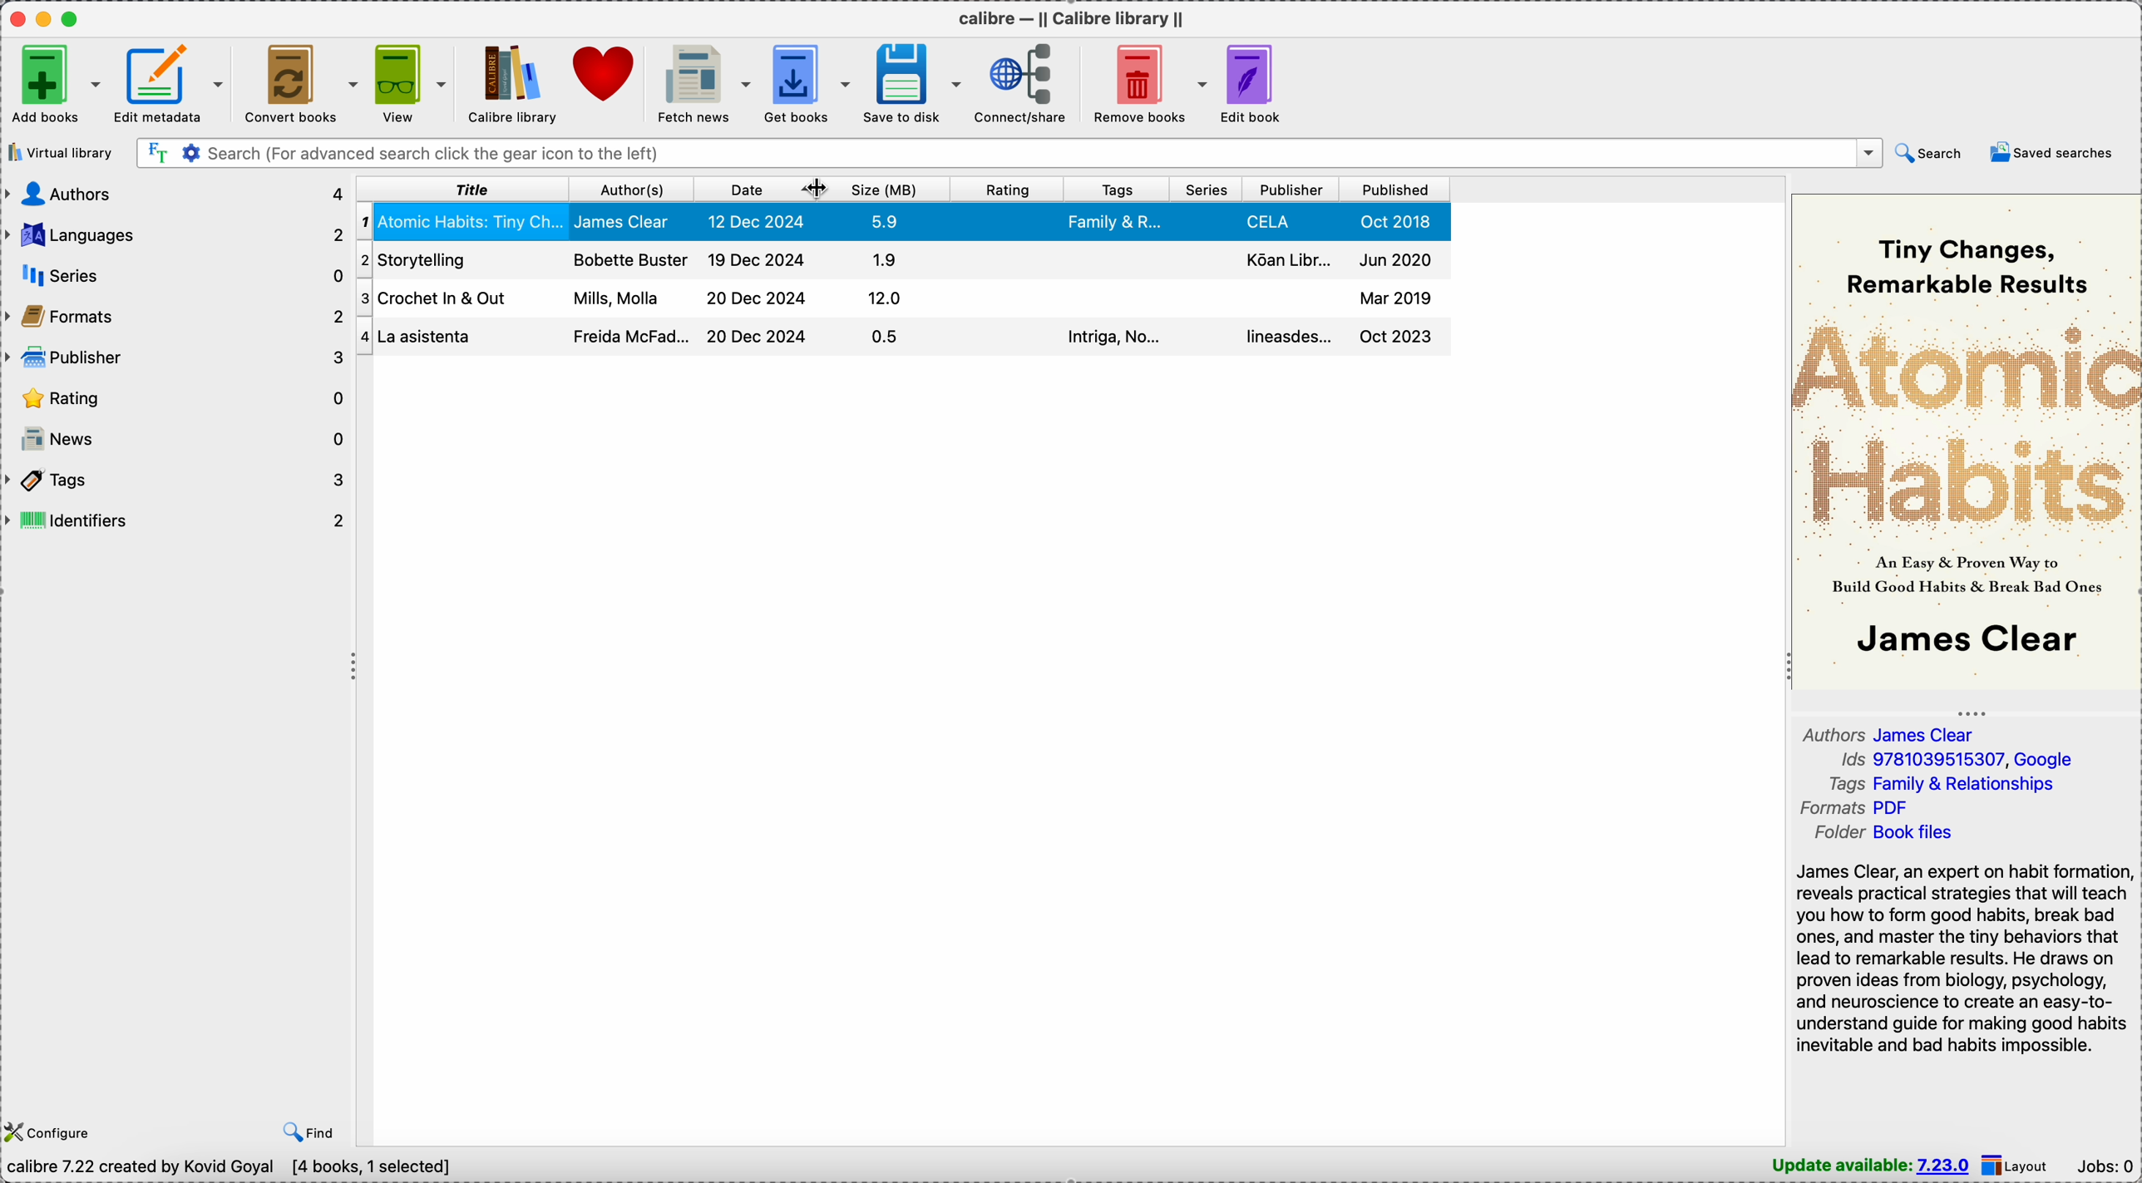 This screenshot has width=2142, height=1183. What do you see at coordinates (2050, 151) in the screenshot?
I see `saved searches` at bounding box center [2050, 151].